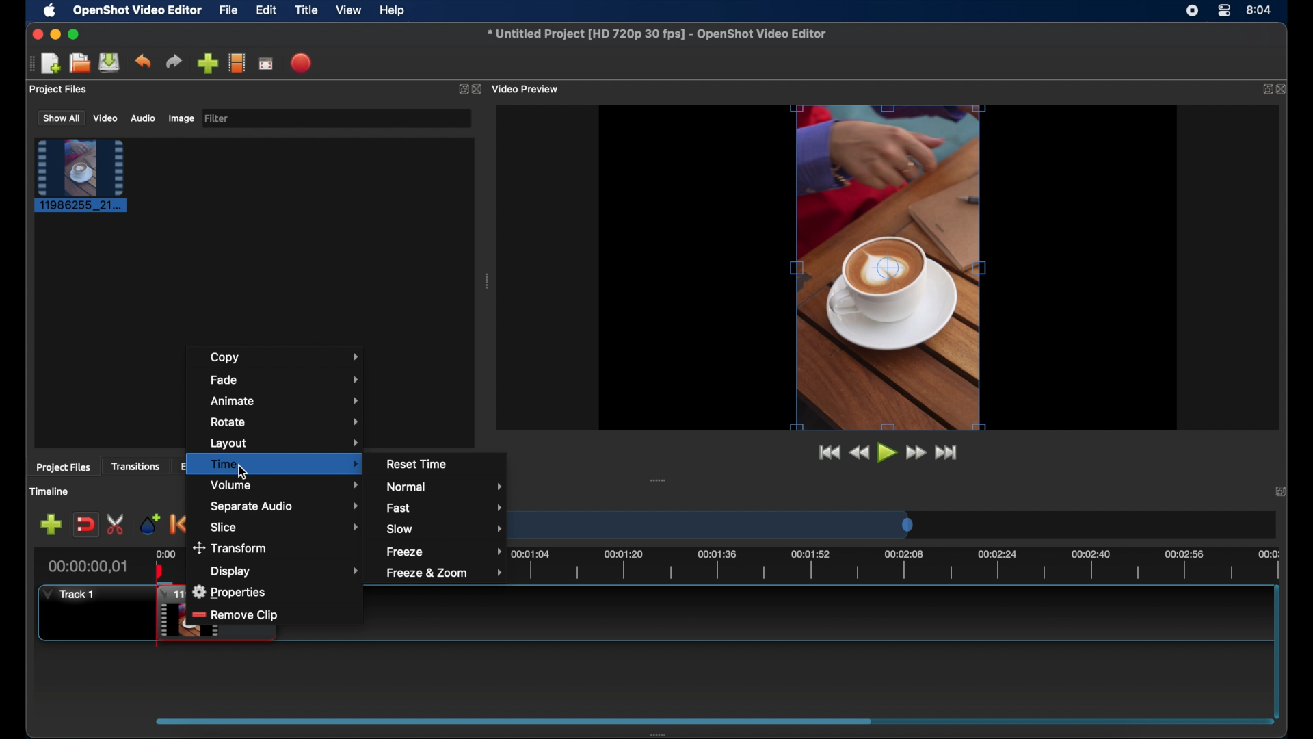  Describe the element at coordinates (55, 34) in the screenshot. I see `minimize` at that location.